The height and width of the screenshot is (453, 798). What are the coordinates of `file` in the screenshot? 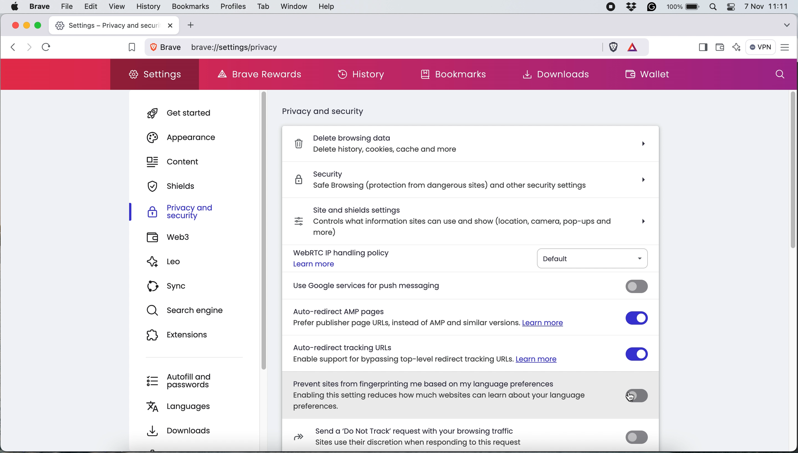 It's located at (65, 7).